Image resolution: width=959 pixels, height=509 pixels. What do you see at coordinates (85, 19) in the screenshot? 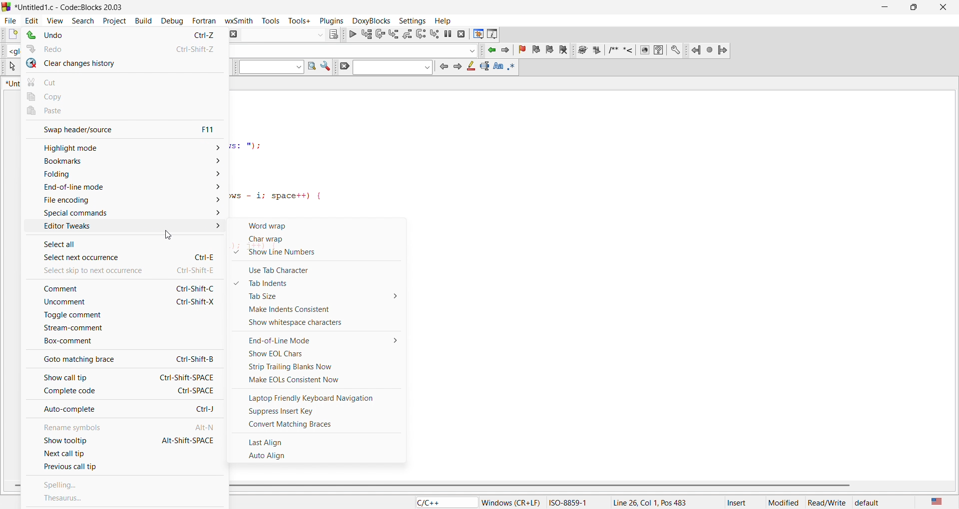
I see `search` at bounding box center [85, 19].